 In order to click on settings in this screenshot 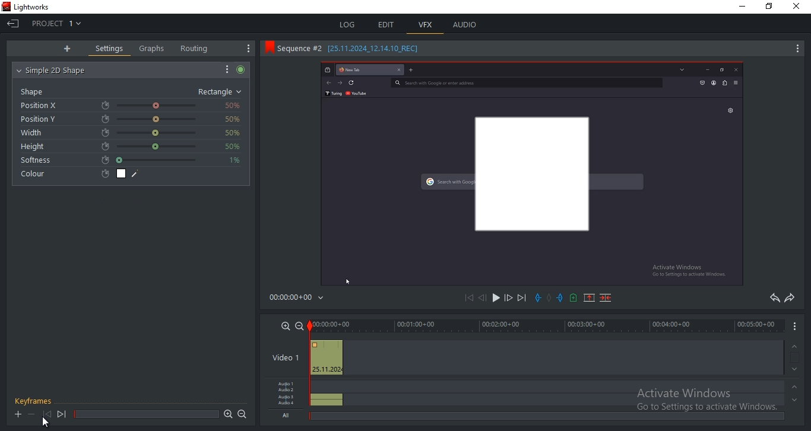, I will do `click(109, 48)`.